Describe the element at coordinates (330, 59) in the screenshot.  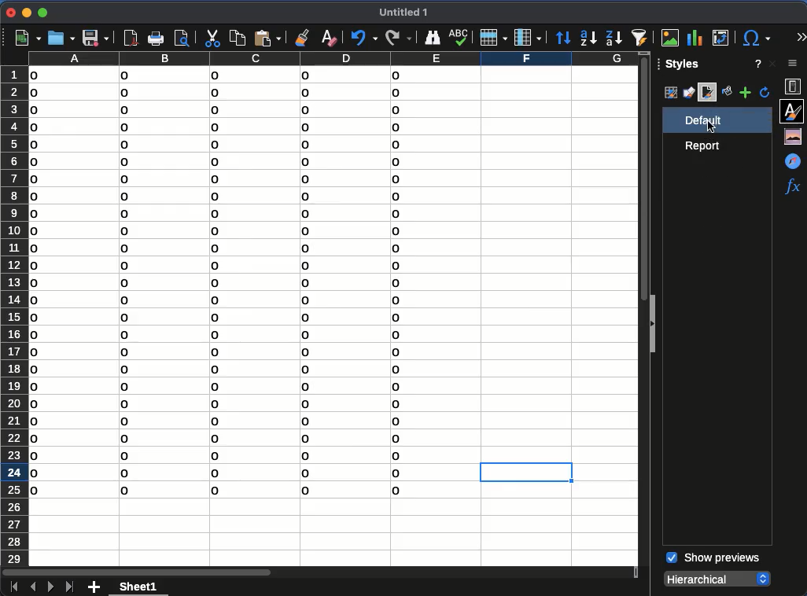
I see `columns` at that location.